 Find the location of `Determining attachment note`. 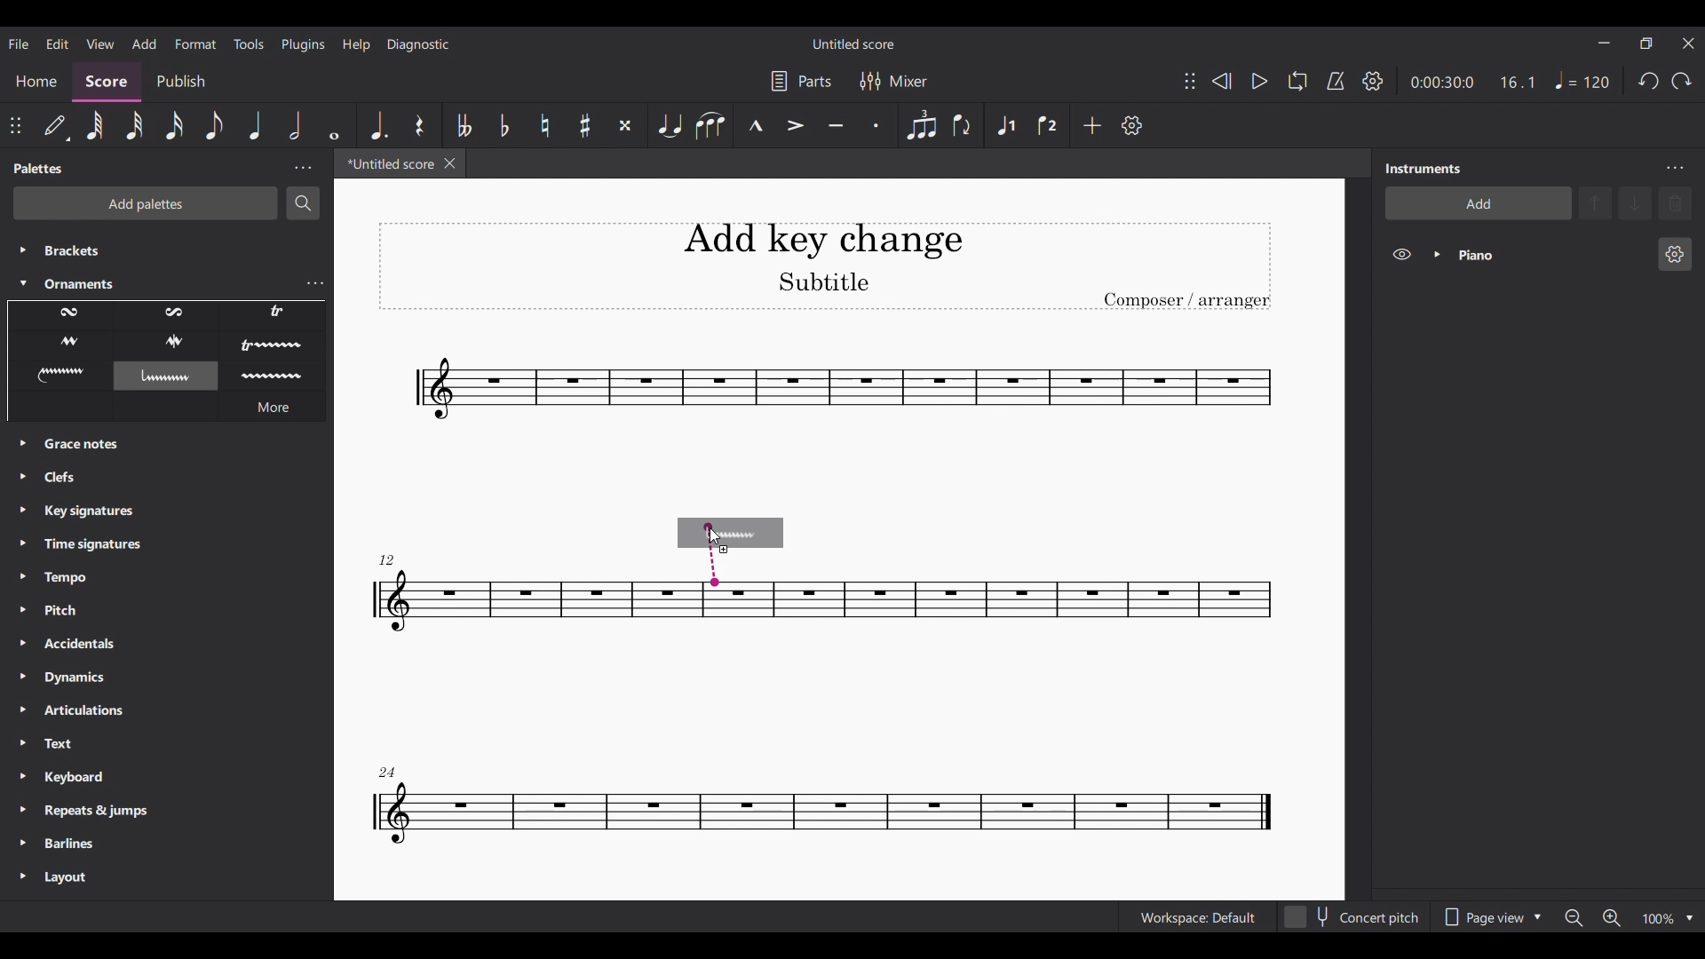

Determining attachment note is located at coordinates (712, 554).